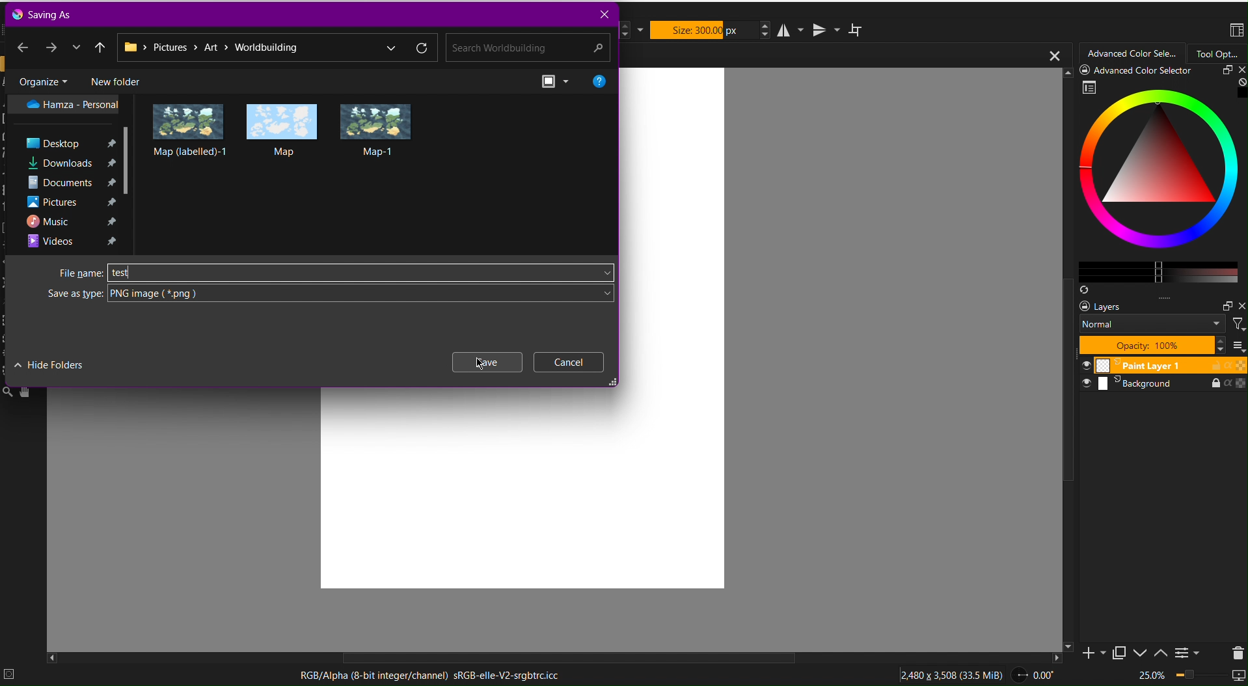 The height and width of the screenshot is (686, 1248). What do you see at coordinates (564, 658) in the screenshot?
I see `scroll` at bounding box center [564, 658].